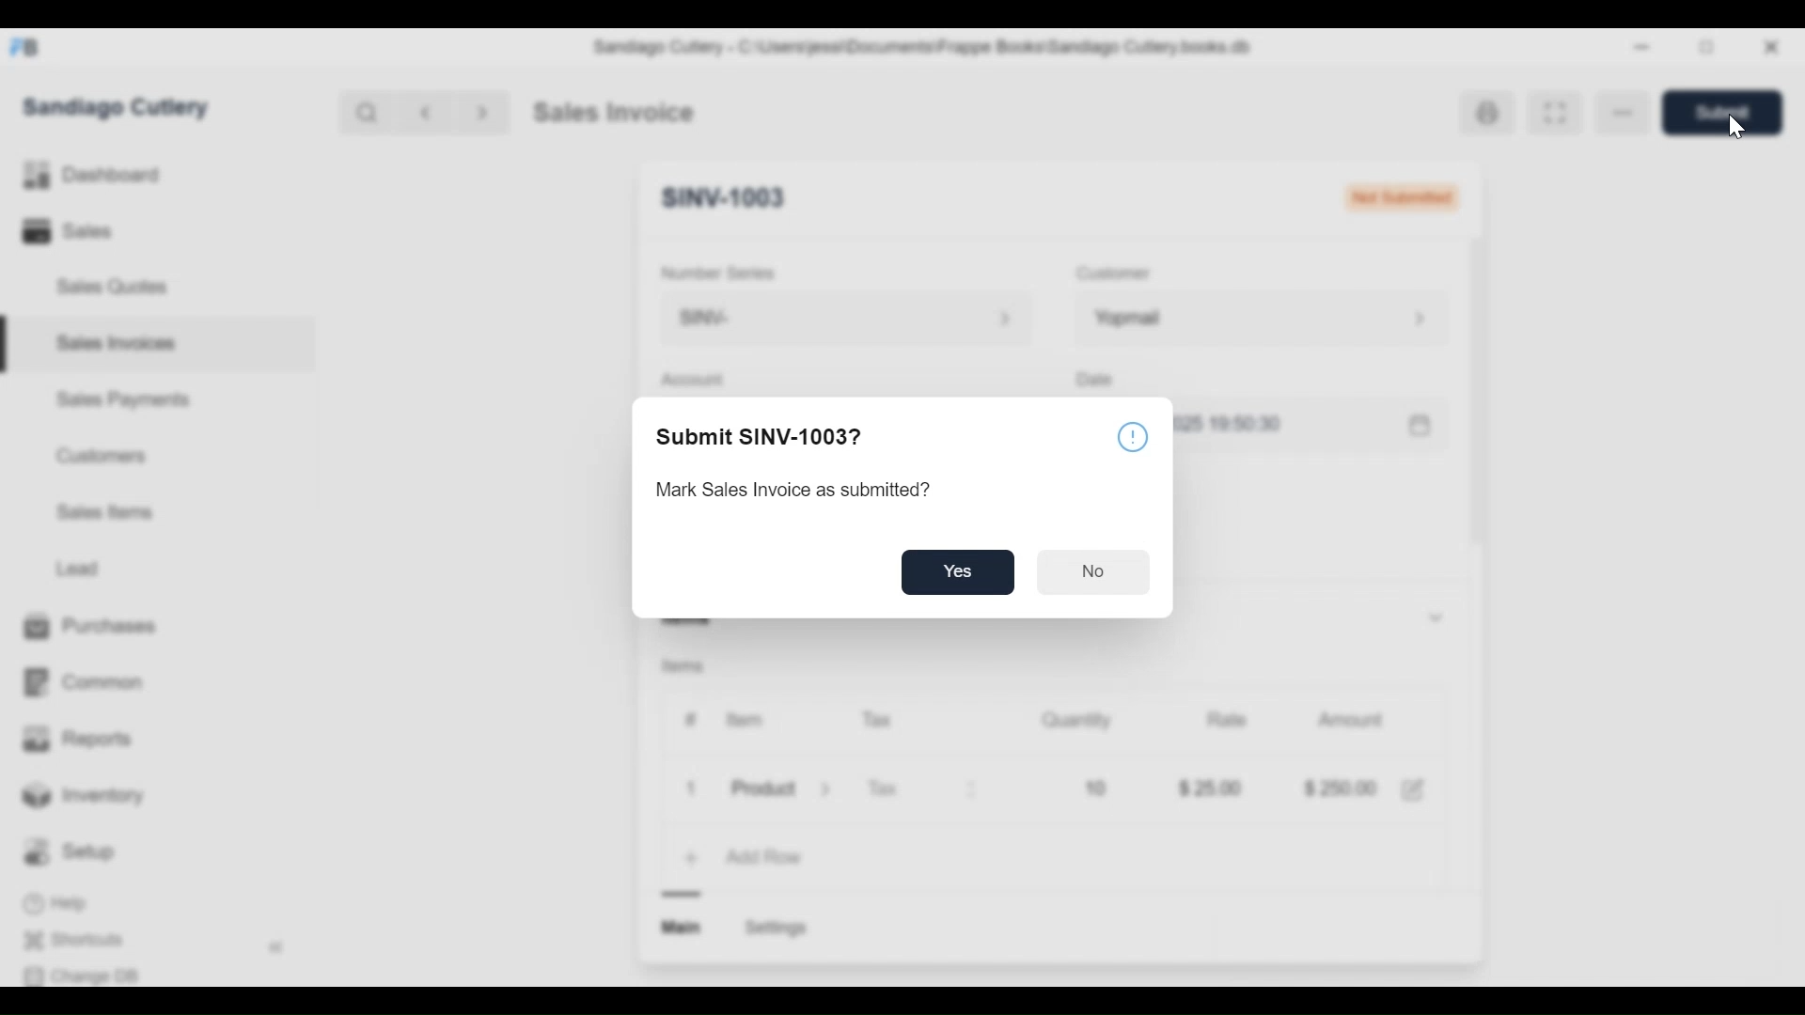 This screenshot has height=1015, width=1805. Describe the element at coordinates (1738, 128) in the screenshot. I see `cursor` at that location.